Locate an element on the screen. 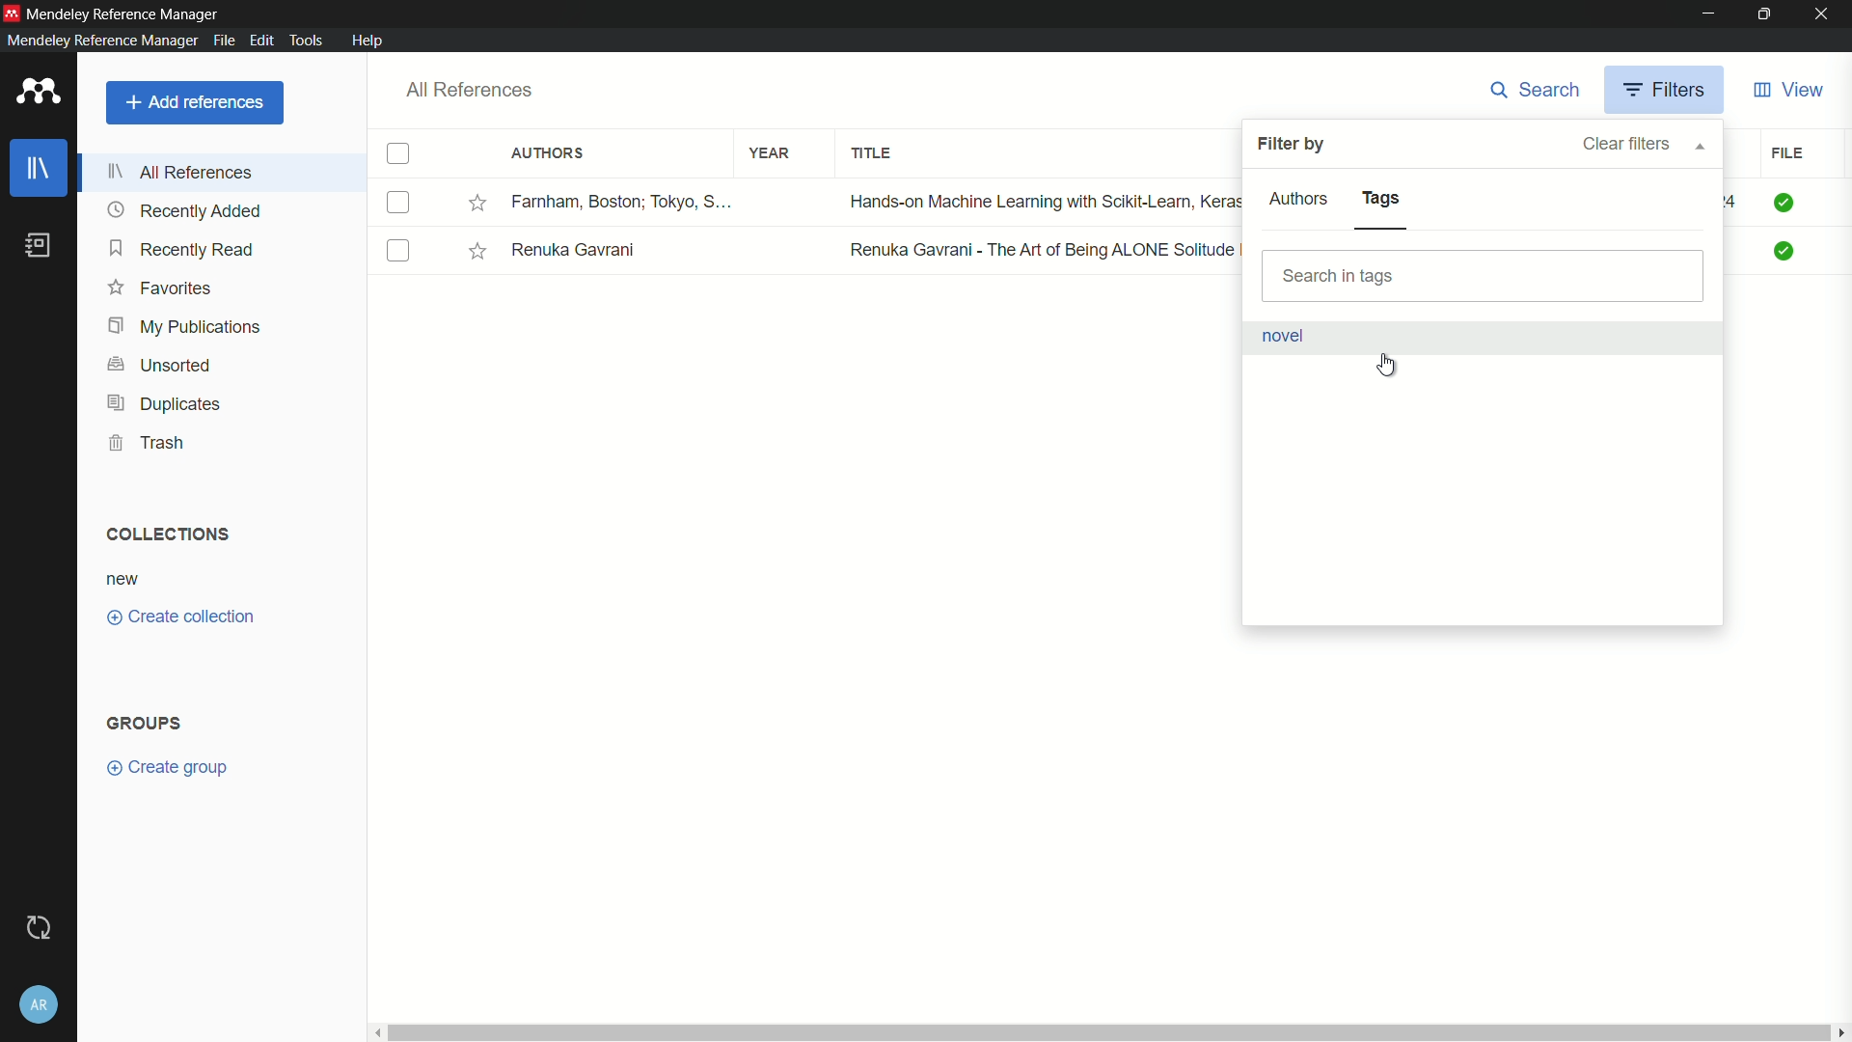 This screenshot has width=1852, height=1042. Checkmarks is located at coordinates (1785, 203).